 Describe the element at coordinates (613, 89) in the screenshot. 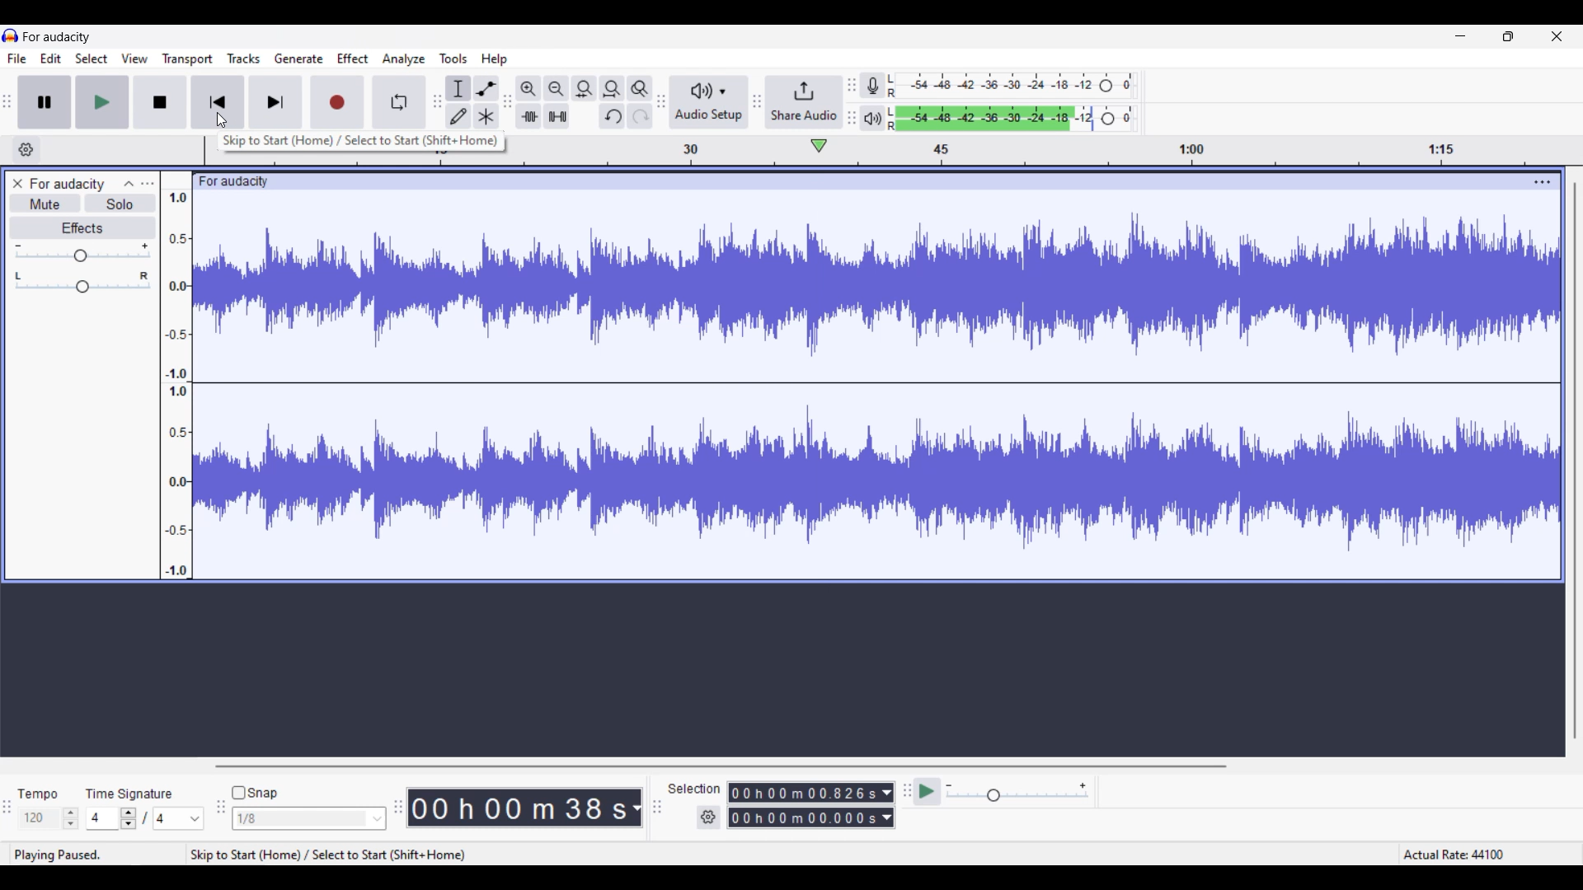

I see `Fit project to width ` at that location.